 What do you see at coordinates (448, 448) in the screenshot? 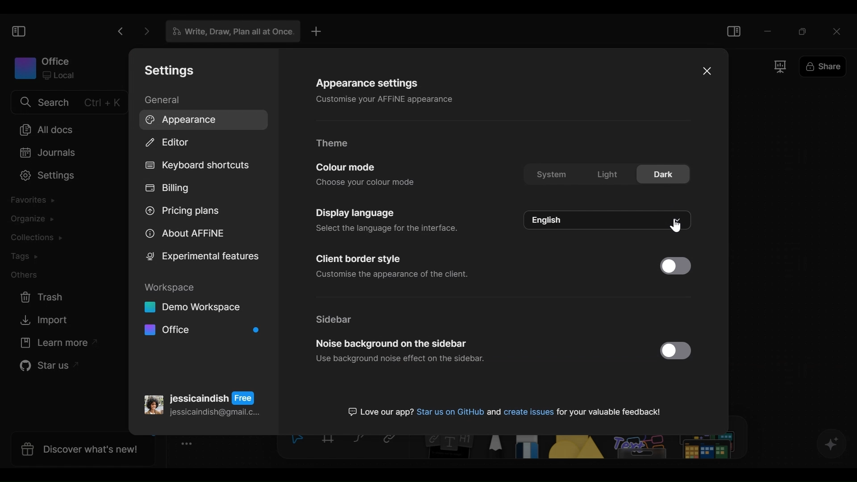
I see `Note` at bounding box center [448, 448].